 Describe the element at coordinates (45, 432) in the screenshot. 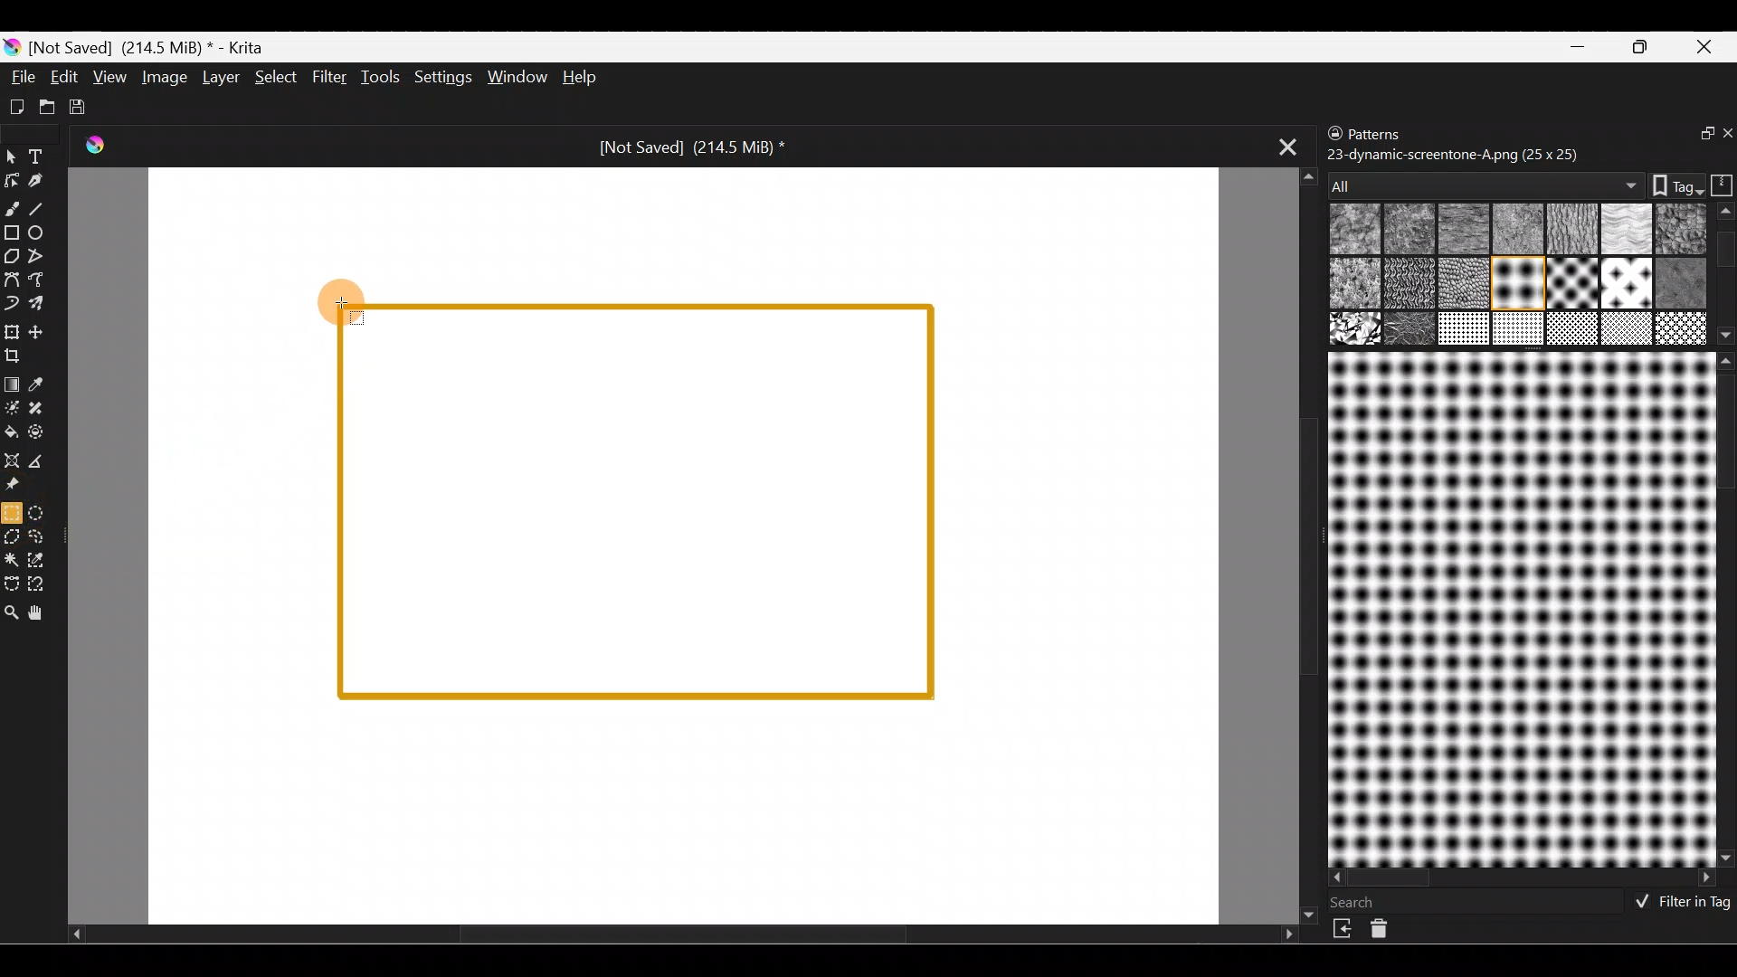

I see `Enclose & fill tool` at that location.